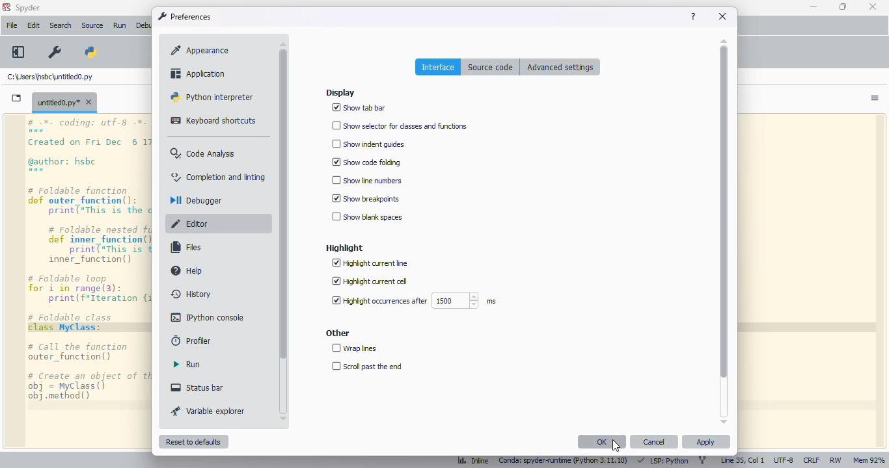  What do you see at coordinates (723, 16) in the screenshot?
I see `close` at bounding box center [723, 16].